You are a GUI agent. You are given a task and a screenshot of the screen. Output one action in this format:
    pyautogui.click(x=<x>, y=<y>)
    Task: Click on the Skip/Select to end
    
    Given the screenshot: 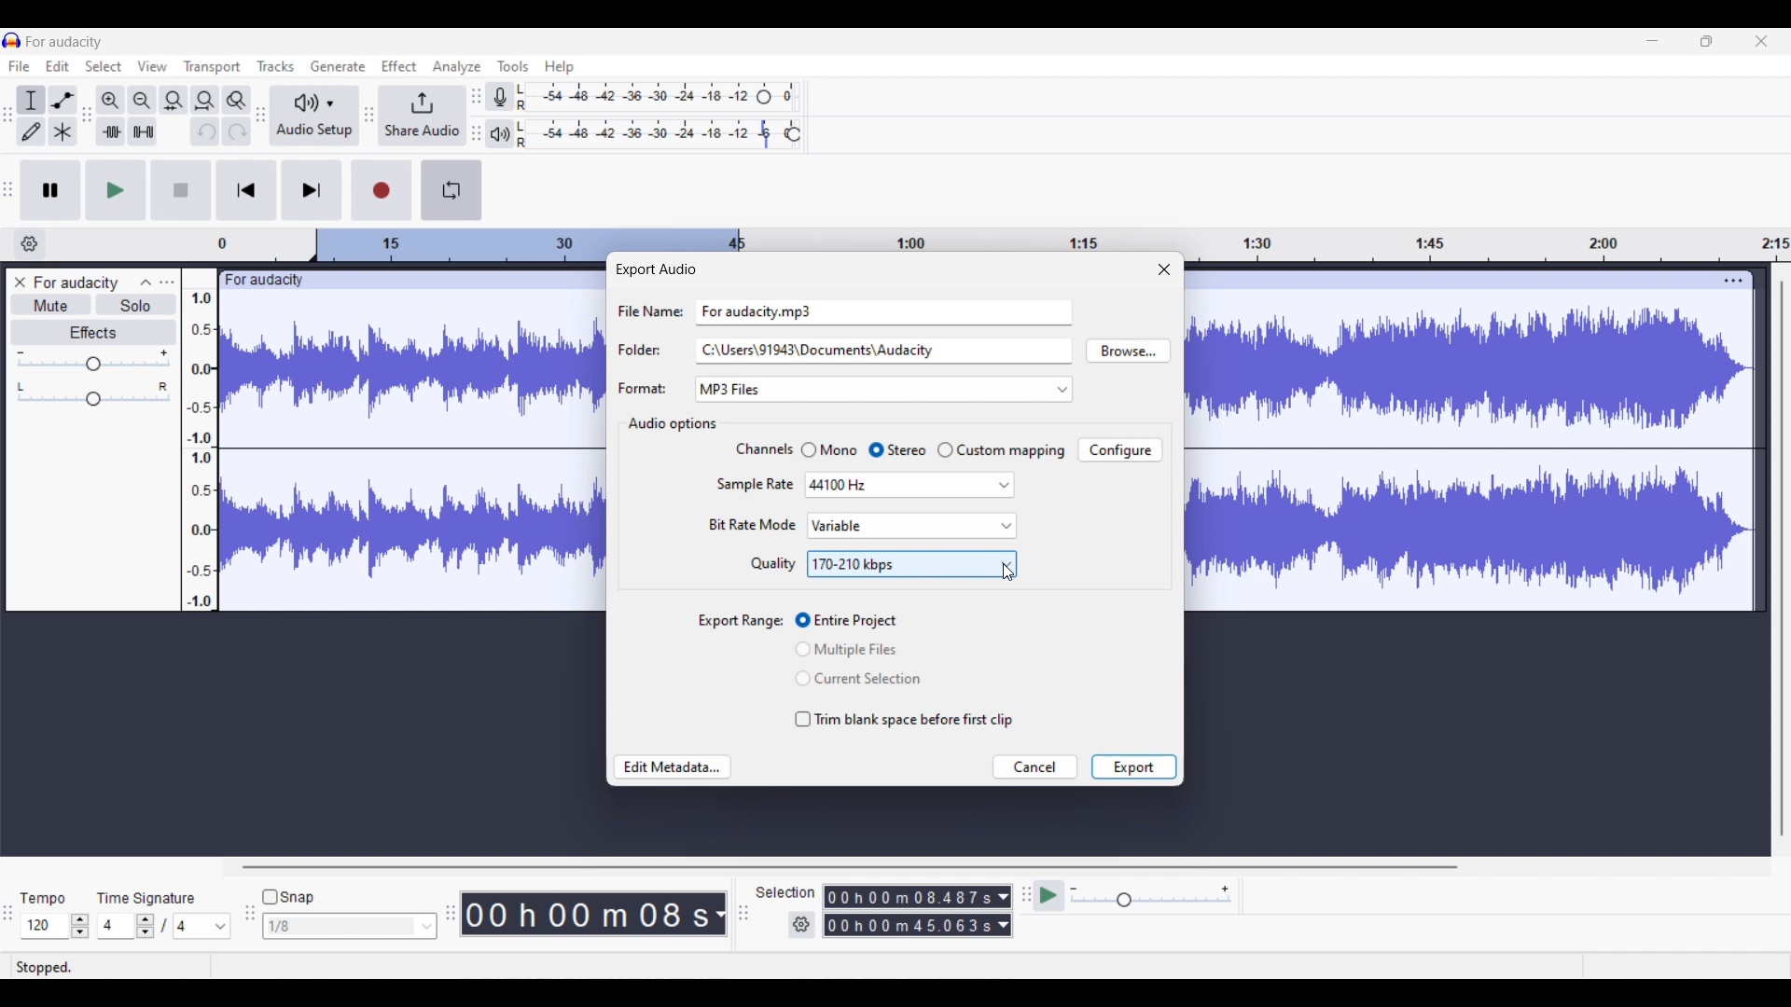 What is the action you would take?
    pyautogui.click(x=312, y=189)
    